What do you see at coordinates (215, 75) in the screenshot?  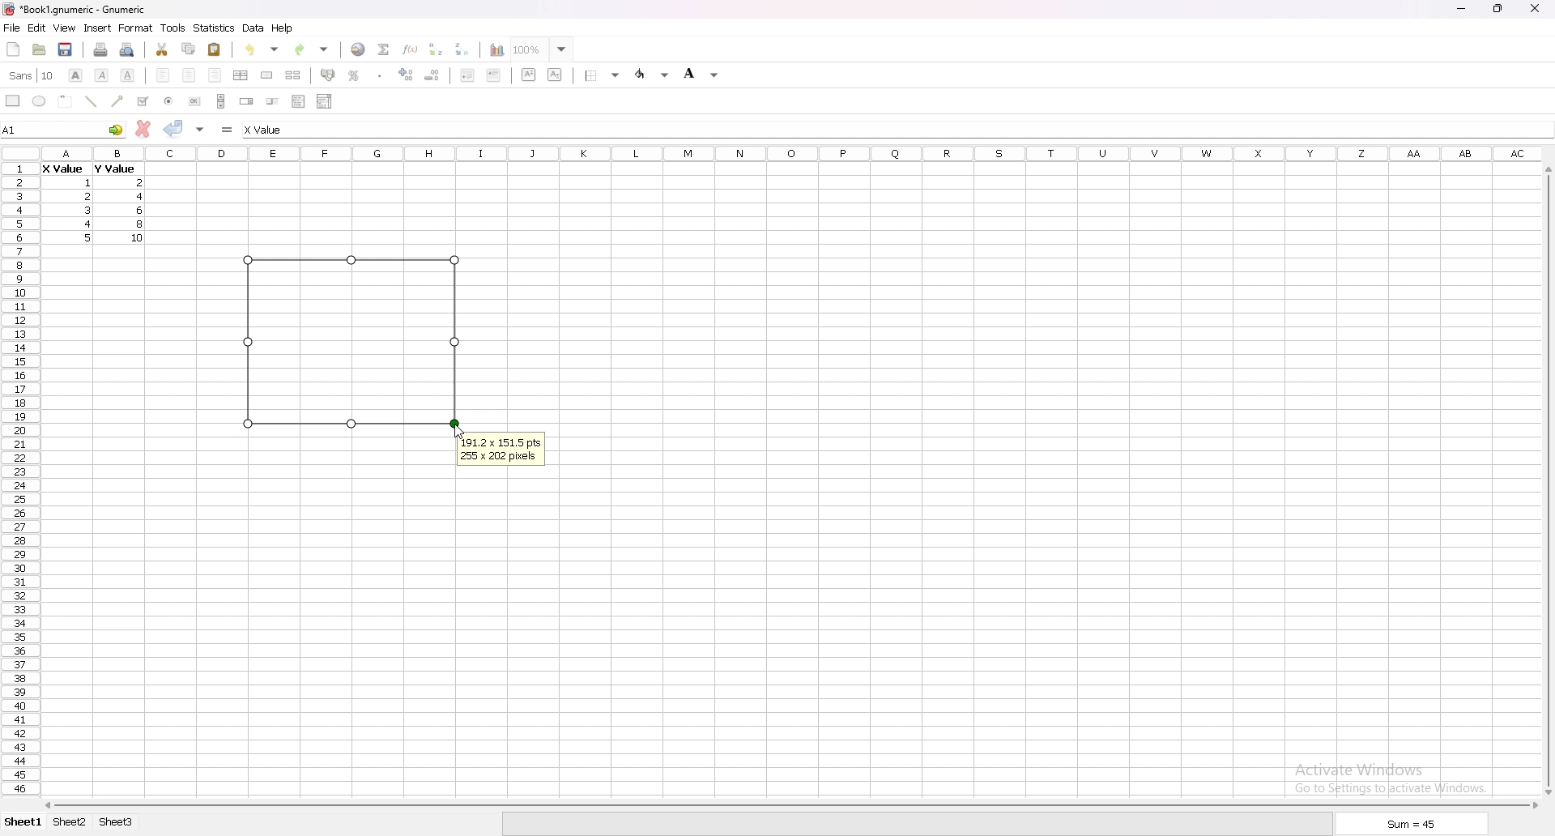 I see `right align` at bounding box center [215, 75].